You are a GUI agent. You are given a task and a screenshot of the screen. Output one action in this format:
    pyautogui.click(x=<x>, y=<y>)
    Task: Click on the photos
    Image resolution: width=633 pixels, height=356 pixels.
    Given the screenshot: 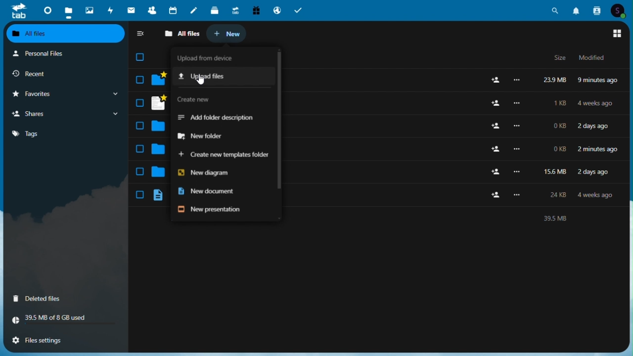 What is the action you would take?
    pyautogui.click(x=89, y=9)
    